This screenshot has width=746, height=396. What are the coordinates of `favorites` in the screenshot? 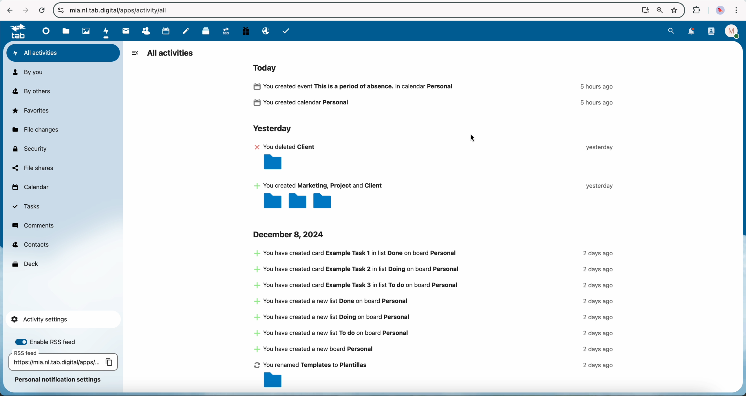 It's located at (32, 110).